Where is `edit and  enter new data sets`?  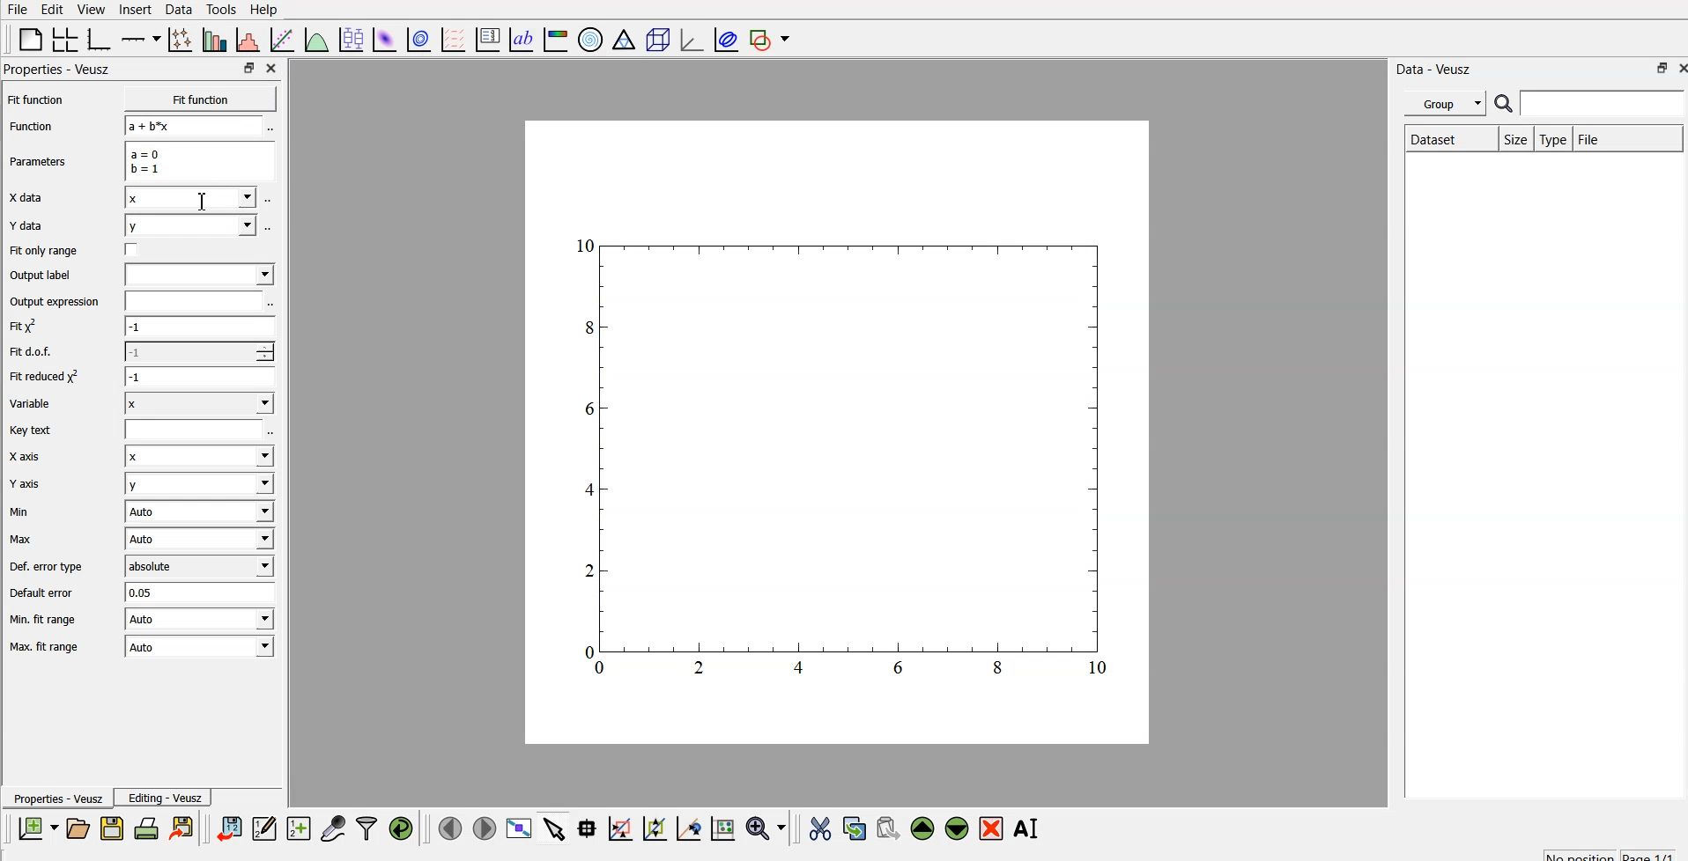 edit and  enter new data sets is located at coordinates (267, 829).